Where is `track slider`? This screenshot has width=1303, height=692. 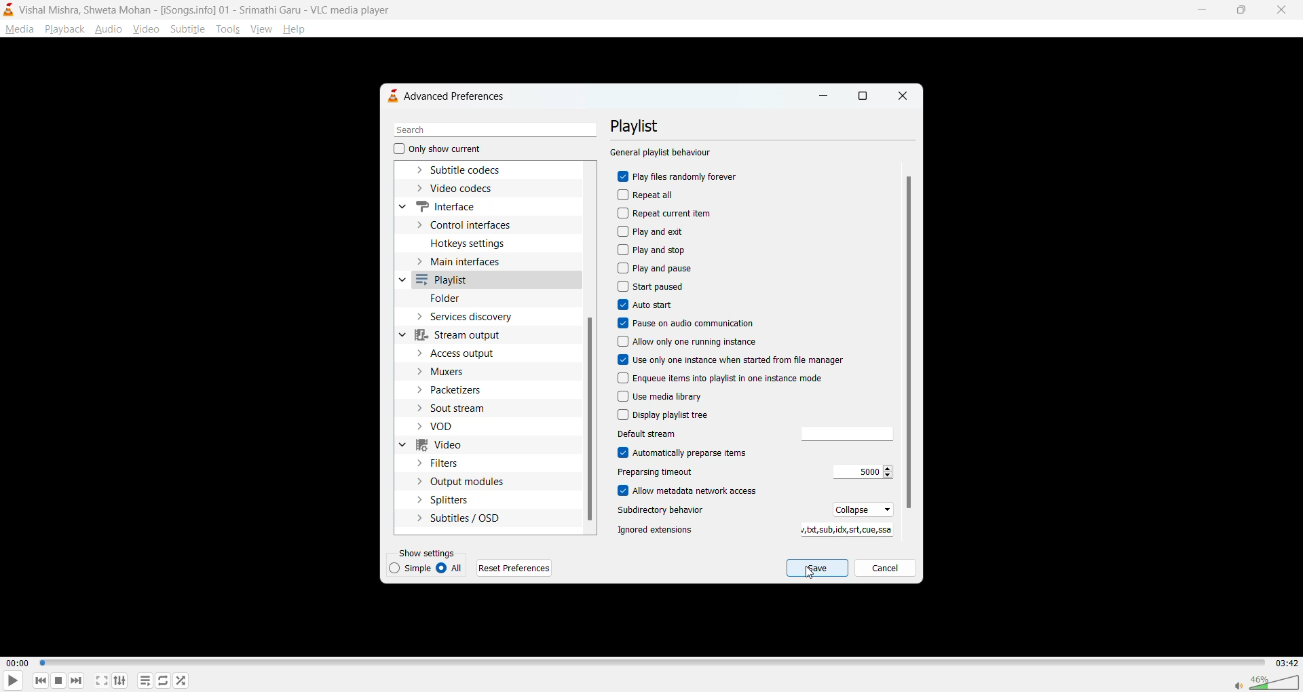
track slider is located at coordinates (650, 664).